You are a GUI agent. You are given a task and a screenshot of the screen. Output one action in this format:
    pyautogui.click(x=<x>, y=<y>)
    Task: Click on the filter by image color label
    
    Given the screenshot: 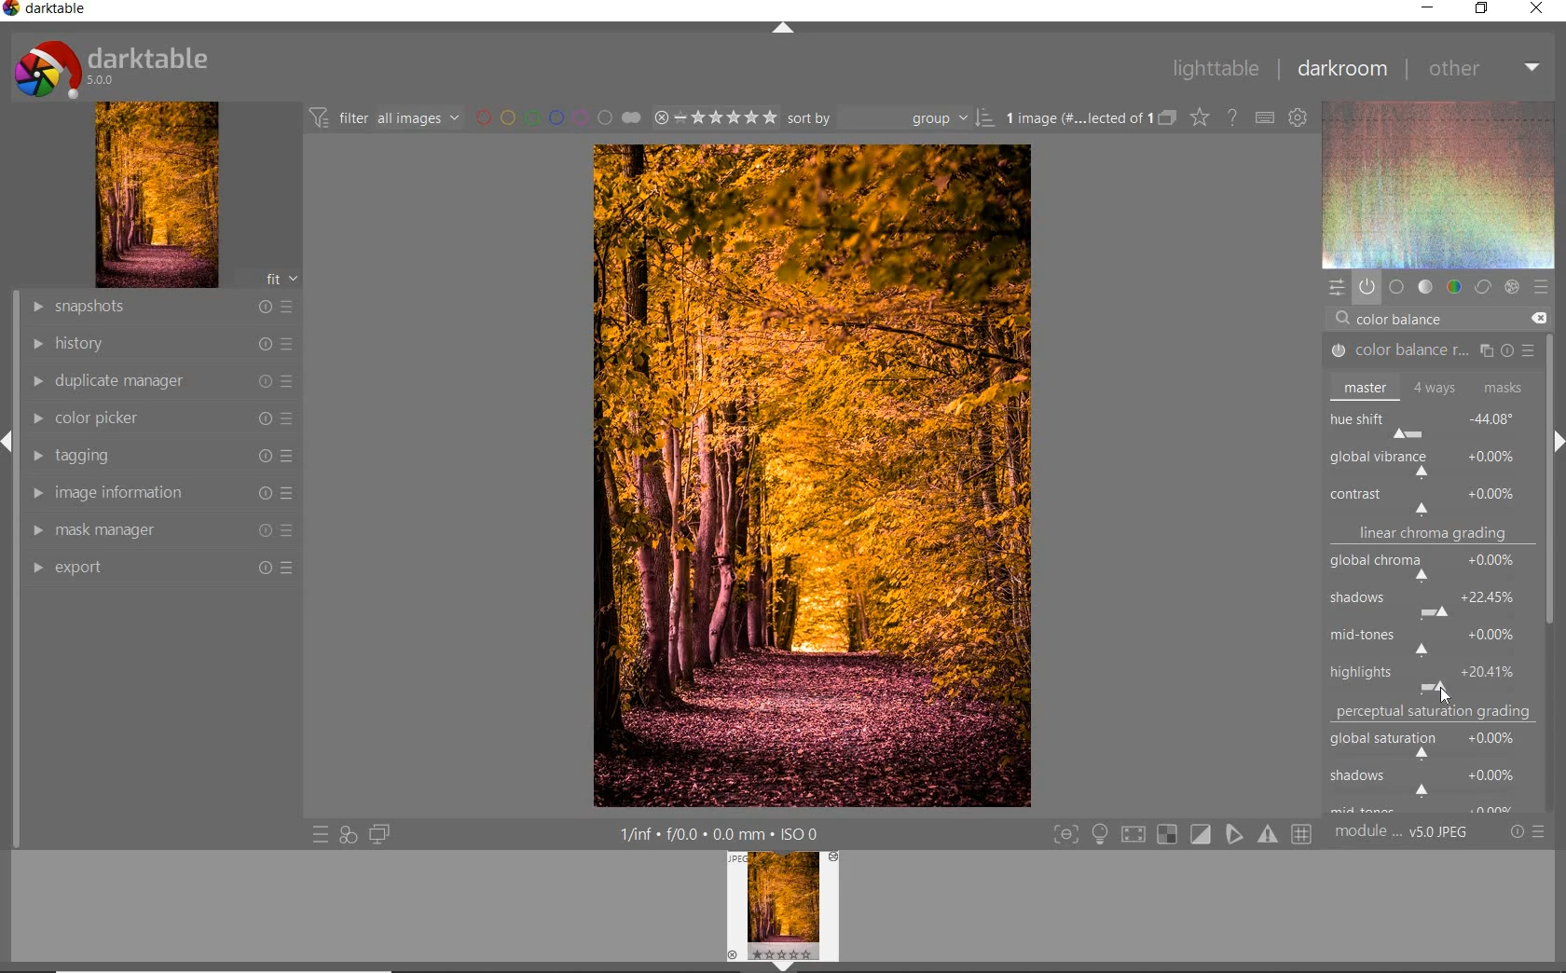 What is the action you would take?
    pyautogui.click(x=556, y=117)
    